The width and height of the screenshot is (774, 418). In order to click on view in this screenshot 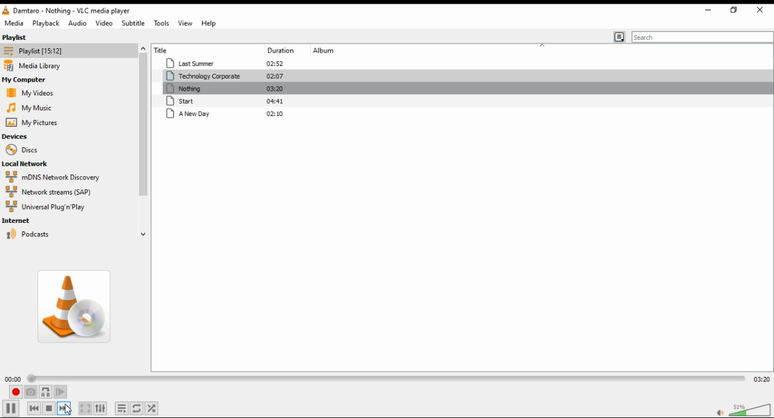, I will do `click(184, 23)`.